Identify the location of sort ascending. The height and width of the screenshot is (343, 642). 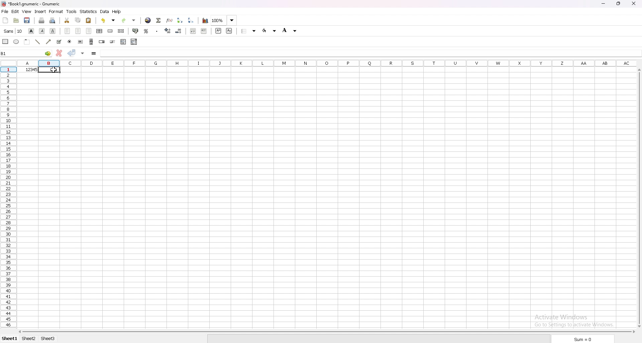
(180, 20).